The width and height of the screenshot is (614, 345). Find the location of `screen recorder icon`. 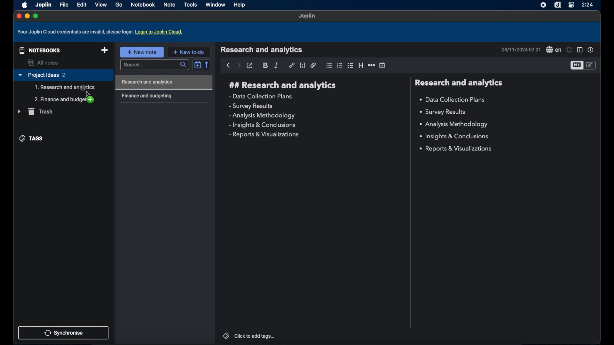

screen recorder icon is located at coordinates (542, 5).